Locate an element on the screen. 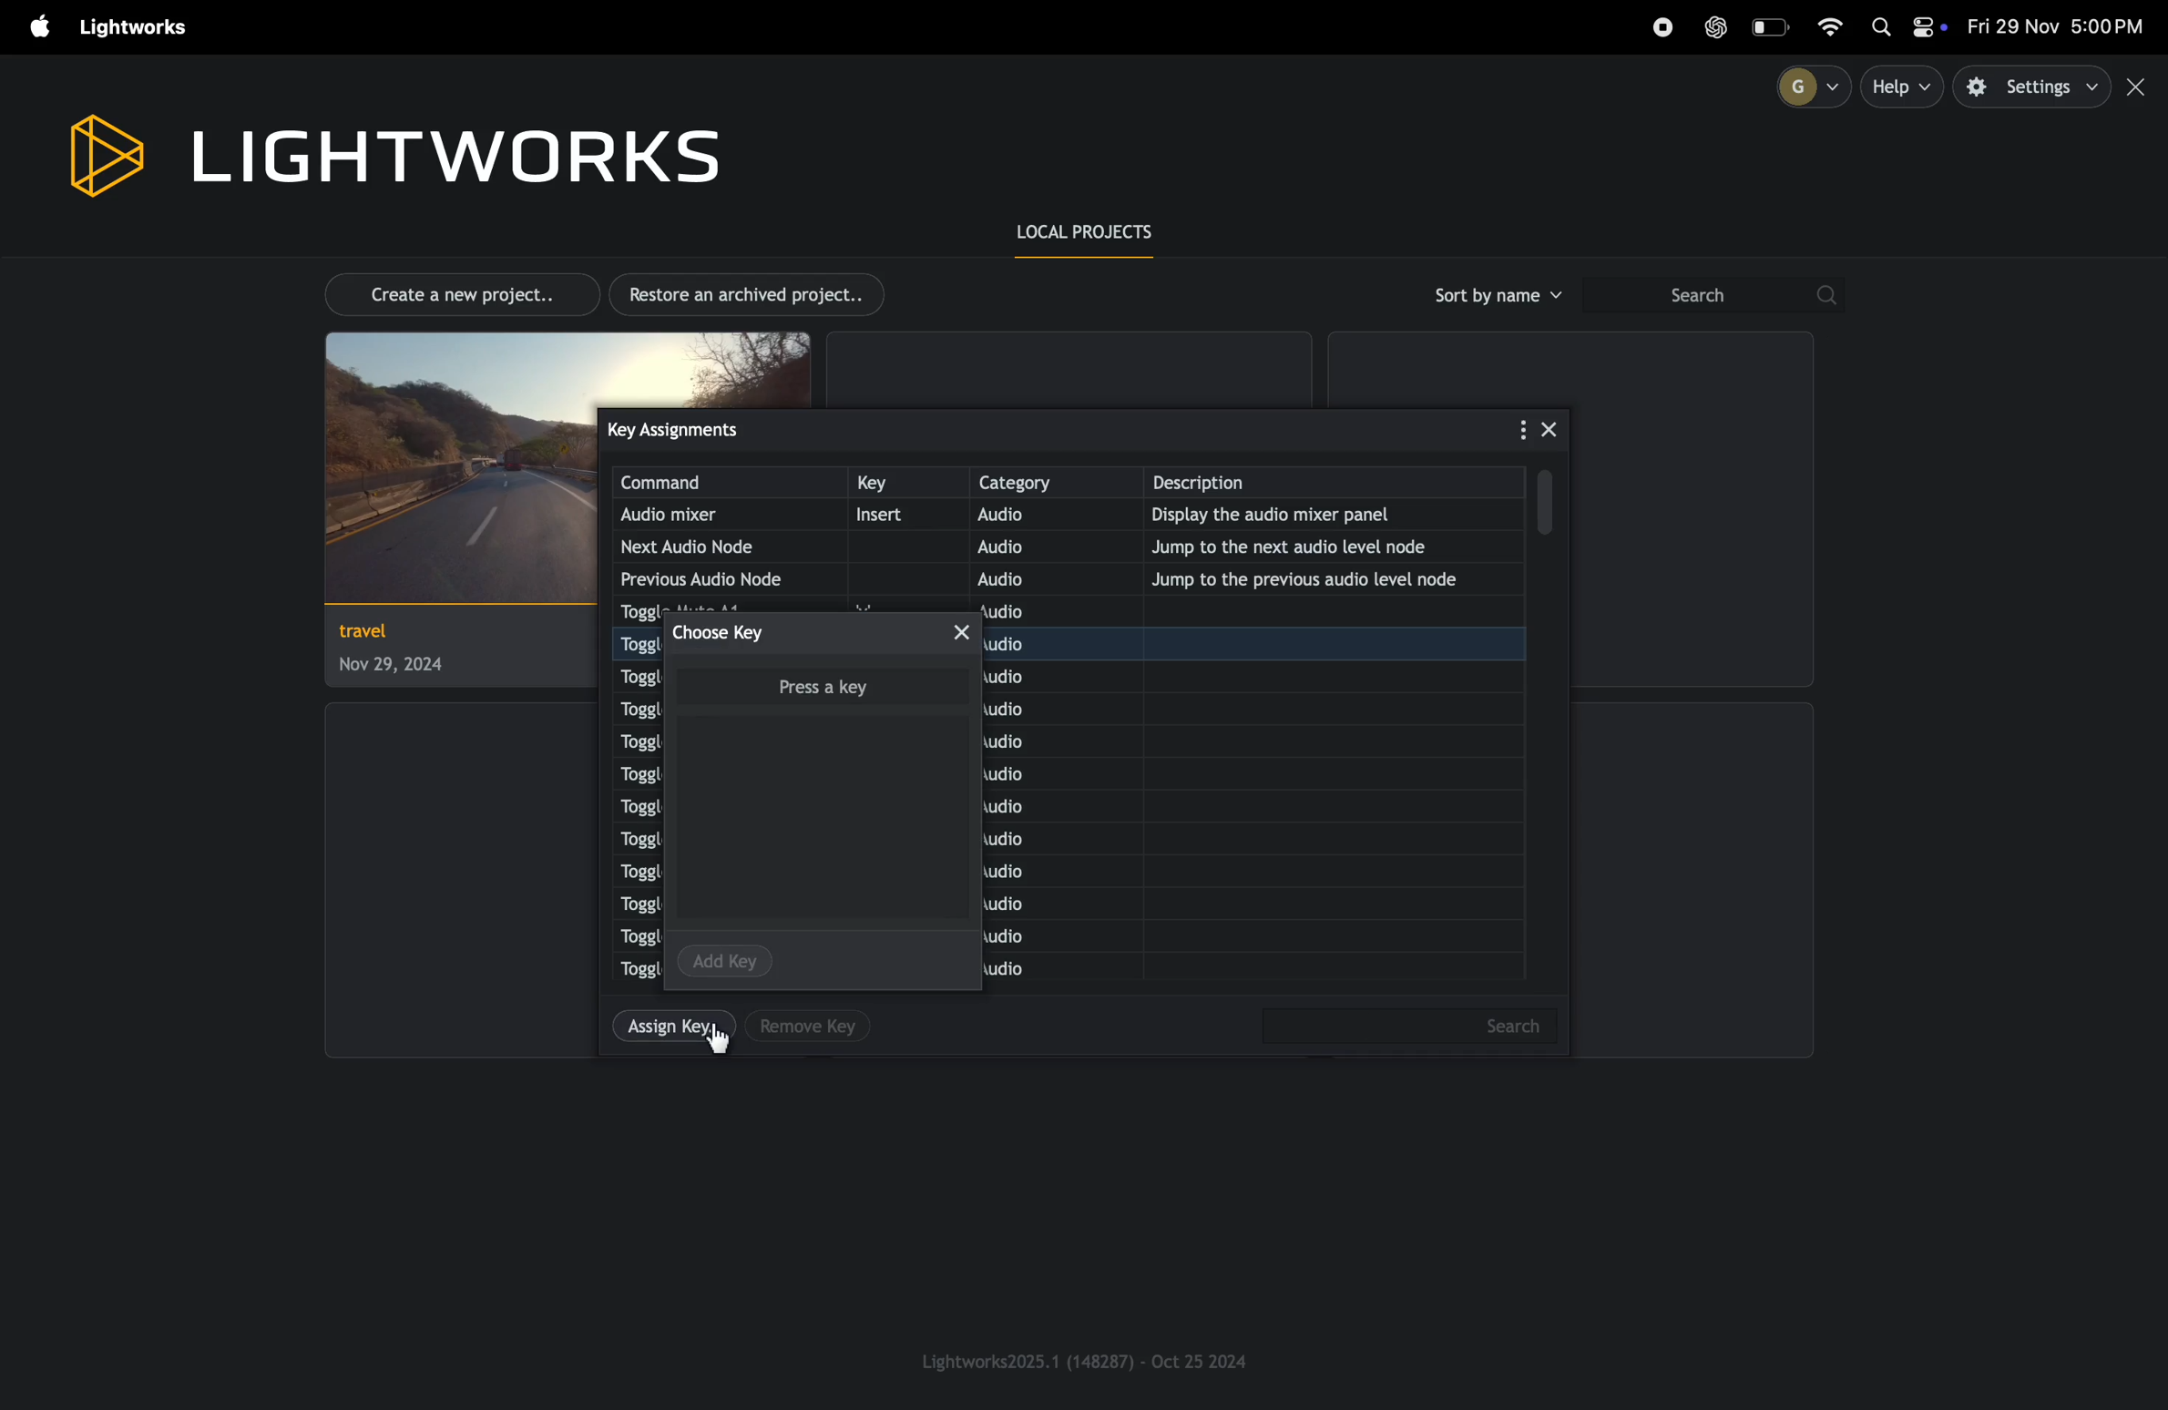  close is located at coordinates (1556, 429).